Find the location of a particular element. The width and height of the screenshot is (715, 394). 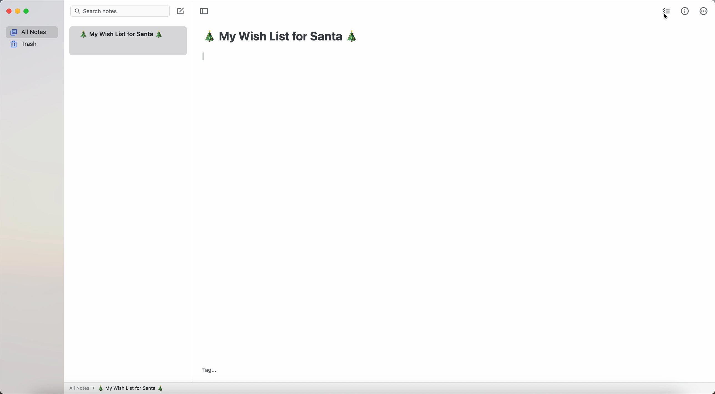

create note is located at coordinates (182, 12).